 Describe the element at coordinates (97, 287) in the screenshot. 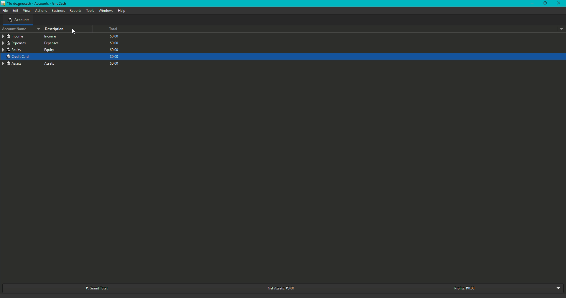

I see `Grand Total` at that location.